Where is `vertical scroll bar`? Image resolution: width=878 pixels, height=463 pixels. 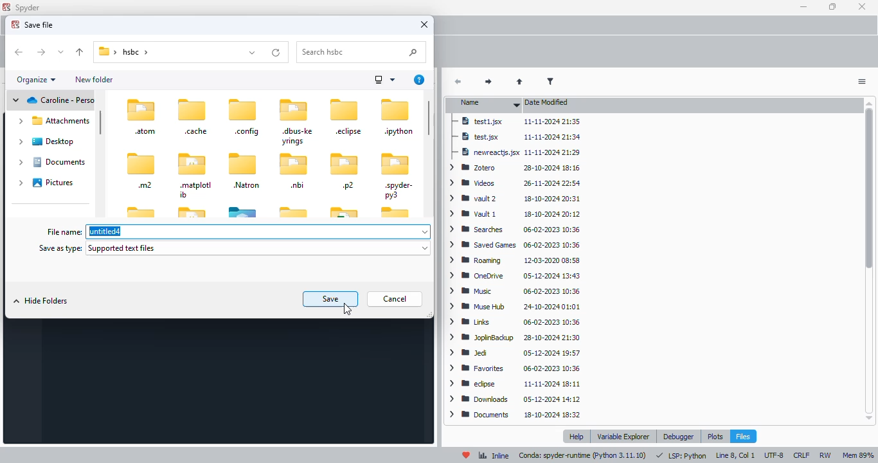 vertical scroll bar is located at coordinates (429, 118).